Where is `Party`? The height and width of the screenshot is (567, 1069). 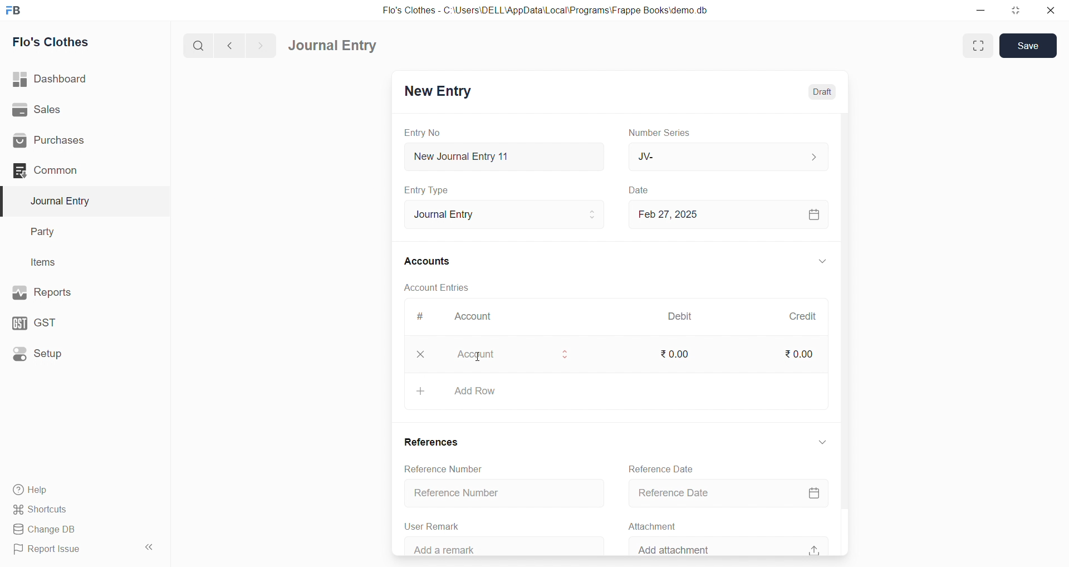
Party is located at coordinates (50, 231).